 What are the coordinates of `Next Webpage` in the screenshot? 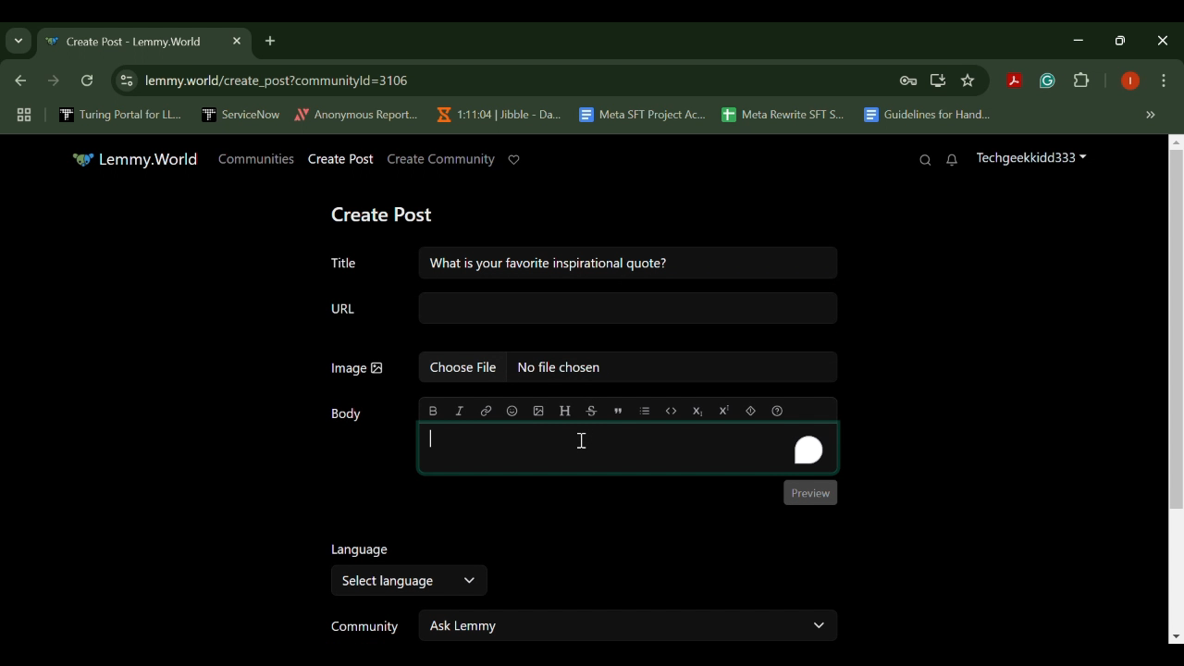 It's located at (54, 83).